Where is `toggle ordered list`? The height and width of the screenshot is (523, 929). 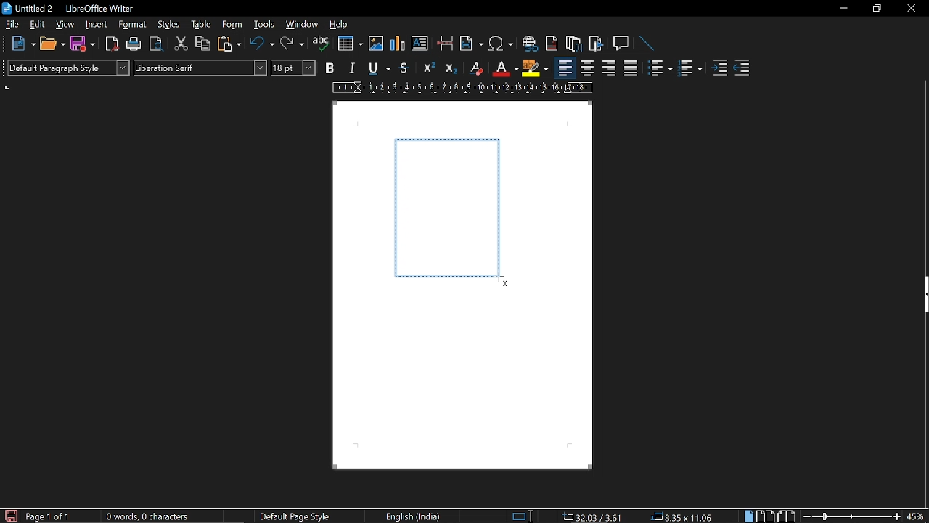
toggle ordered list is located at coordinates (689, 69).